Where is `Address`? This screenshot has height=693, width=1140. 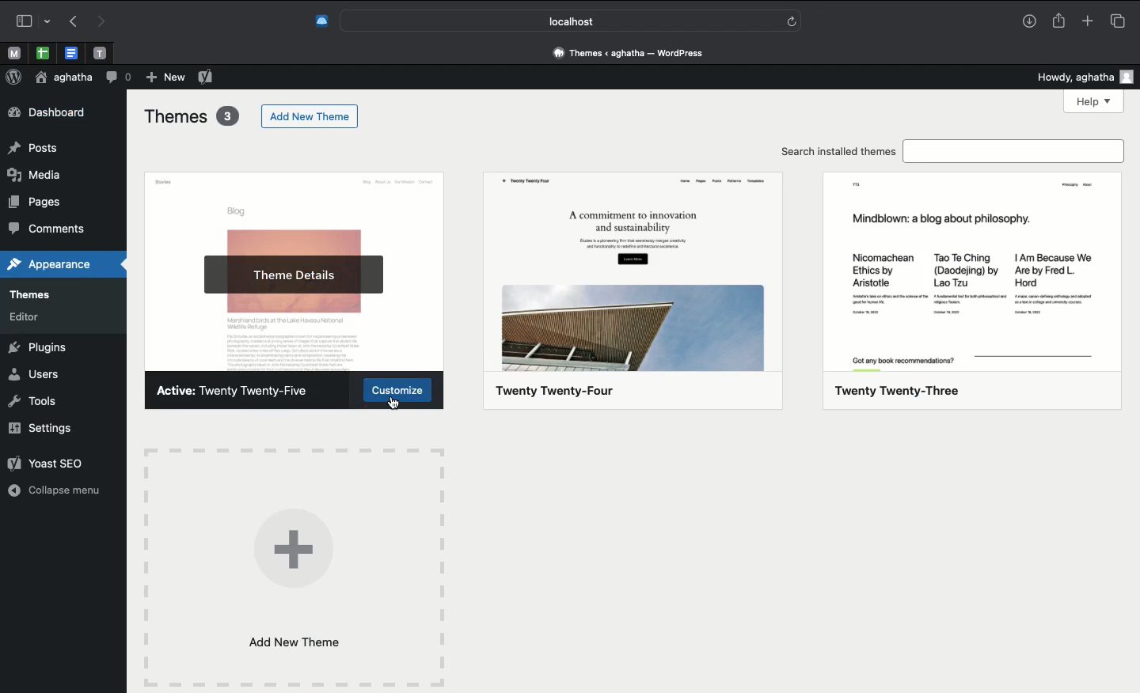 Address is located at coordinates (634, 52).